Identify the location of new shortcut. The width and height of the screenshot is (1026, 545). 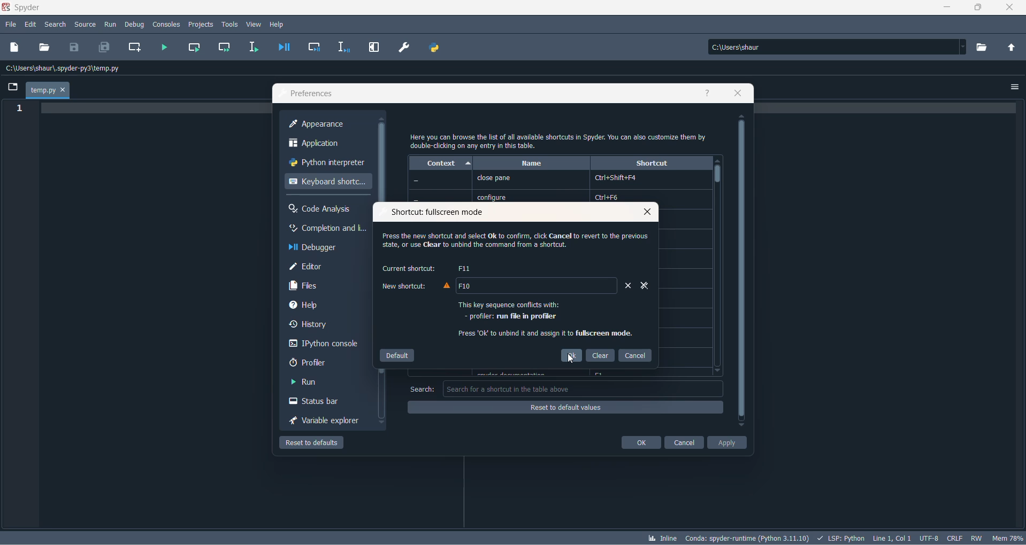
(405, 287).